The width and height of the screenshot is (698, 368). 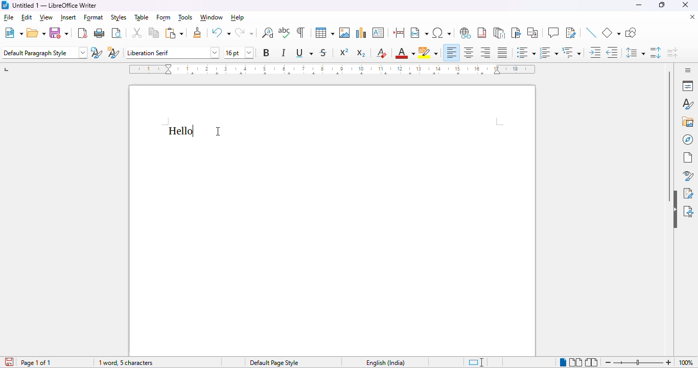 What do you see at coordinates (267, 53) in the screenshot?
I see `bold` at bounding box center [267, 53].